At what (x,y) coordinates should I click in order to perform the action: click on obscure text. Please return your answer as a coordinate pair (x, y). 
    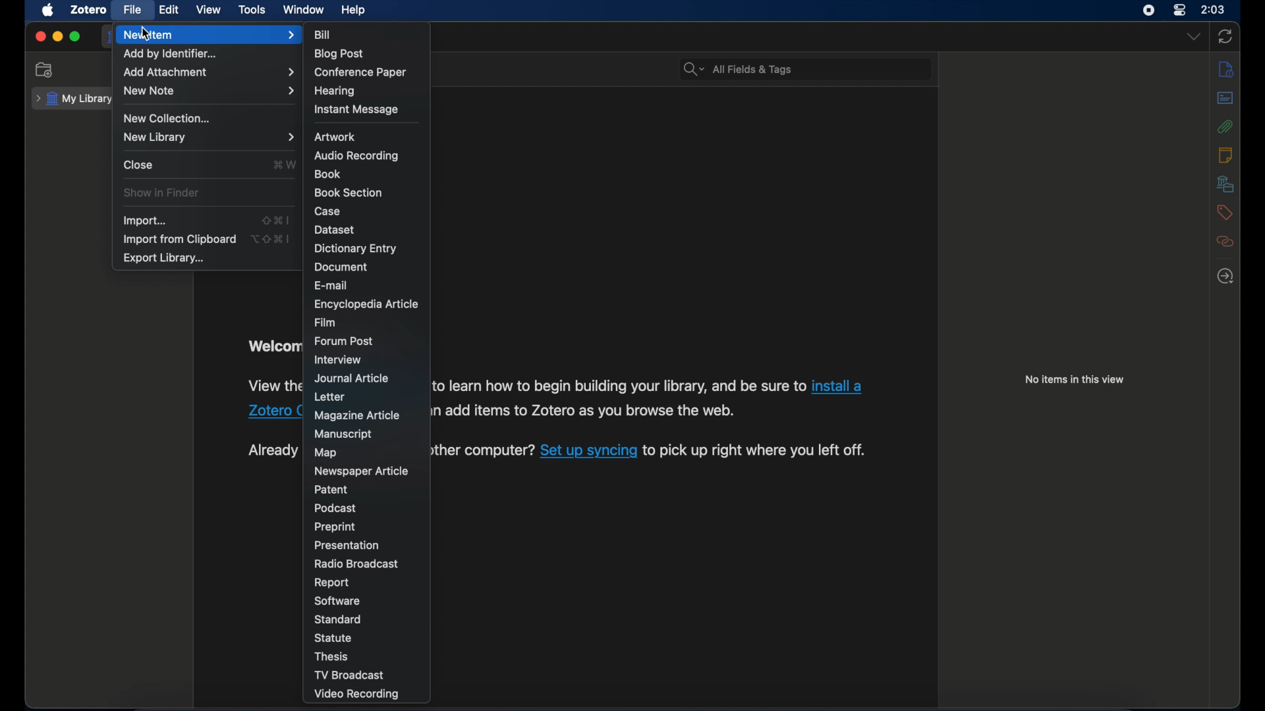
    Looking at the image, I should click on (271, 450).